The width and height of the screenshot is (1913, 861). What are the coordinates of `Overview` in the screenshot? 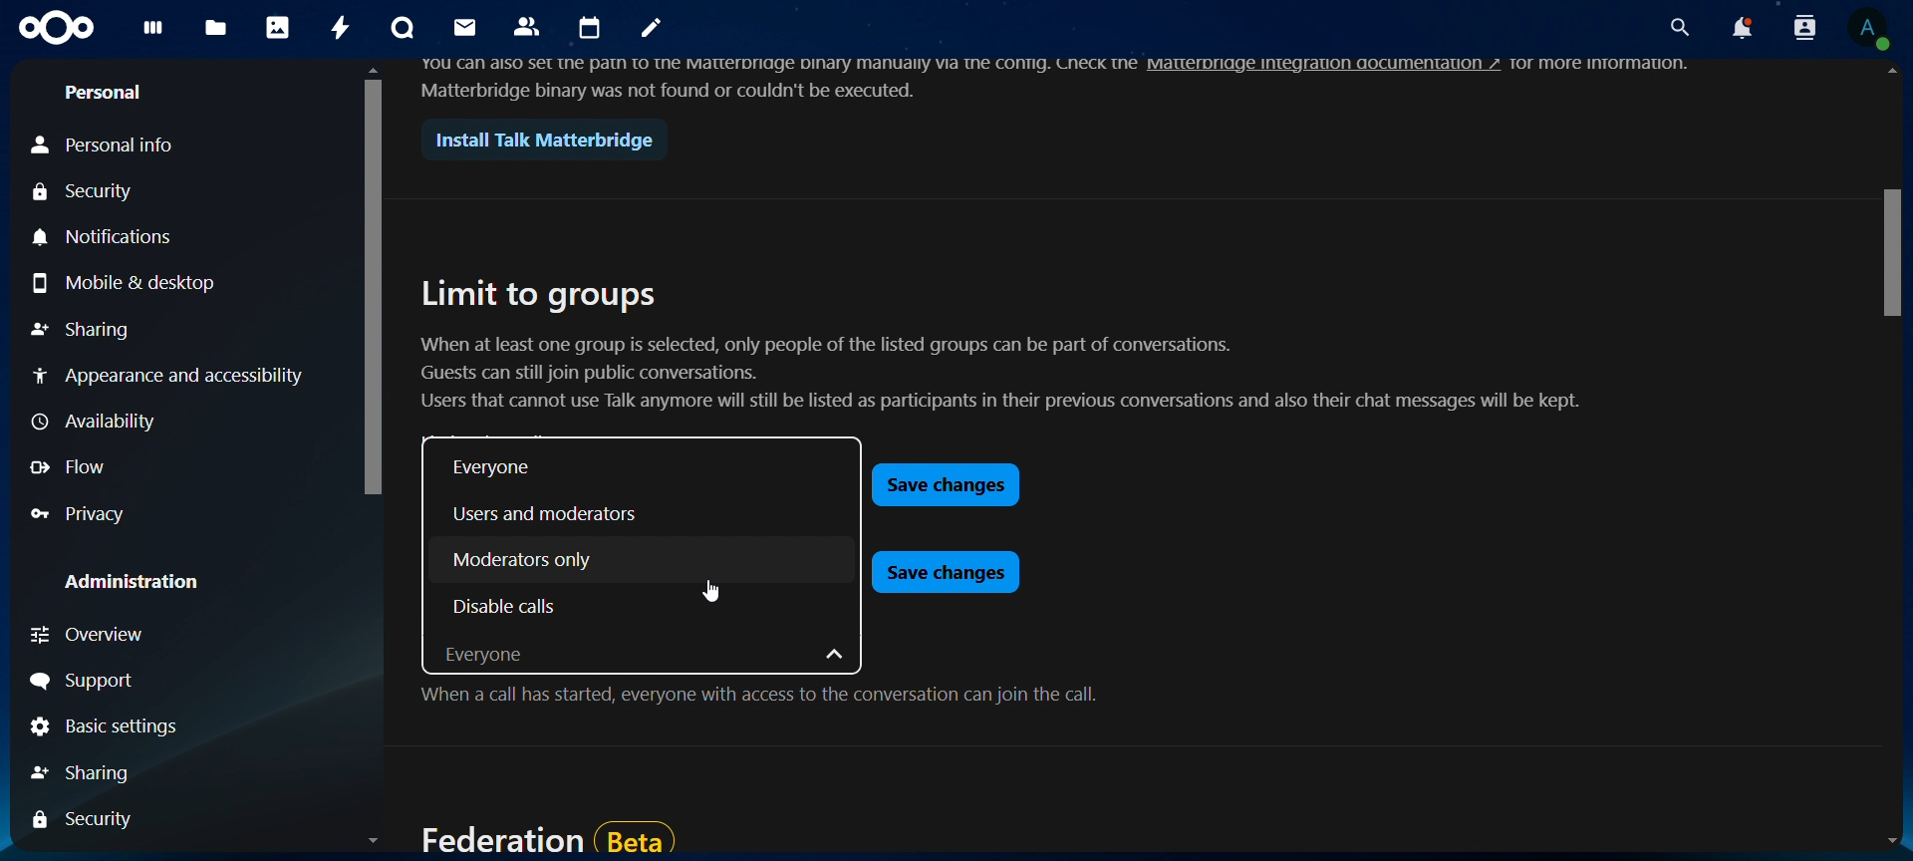 It's located at (182, 635).